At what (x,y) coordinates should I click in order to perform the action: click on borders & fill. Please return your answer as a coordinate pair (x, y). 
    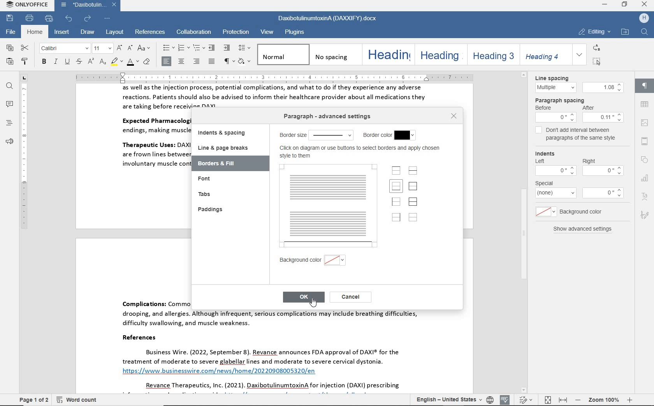
    Looking at the image, I should click on (221, 164).